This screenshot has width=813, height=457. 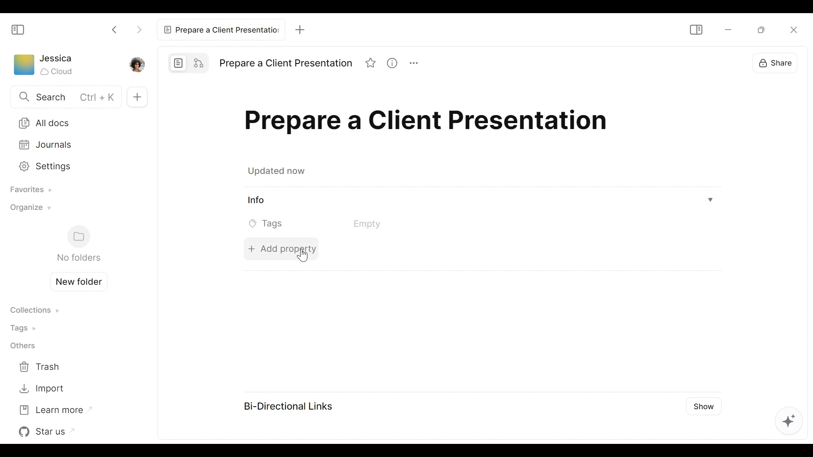 What do you see at coordinates (303, 259) in the screenshot?
I see `Cursor` at bounding box center [303, 259].